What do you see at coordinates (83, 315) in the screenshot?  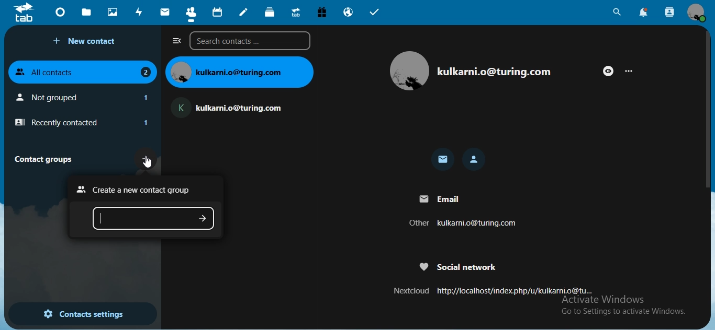 I see `contact settings` at bounding box center [83, 315].